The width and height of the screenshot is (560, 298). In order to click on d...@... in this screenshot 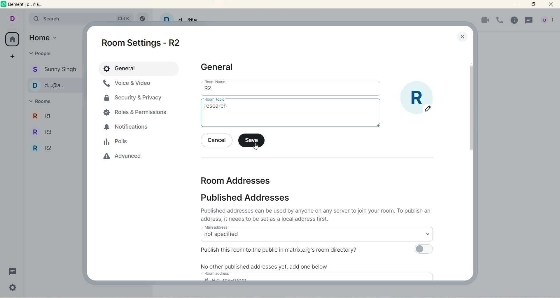, I will do `click(54, 85)`.